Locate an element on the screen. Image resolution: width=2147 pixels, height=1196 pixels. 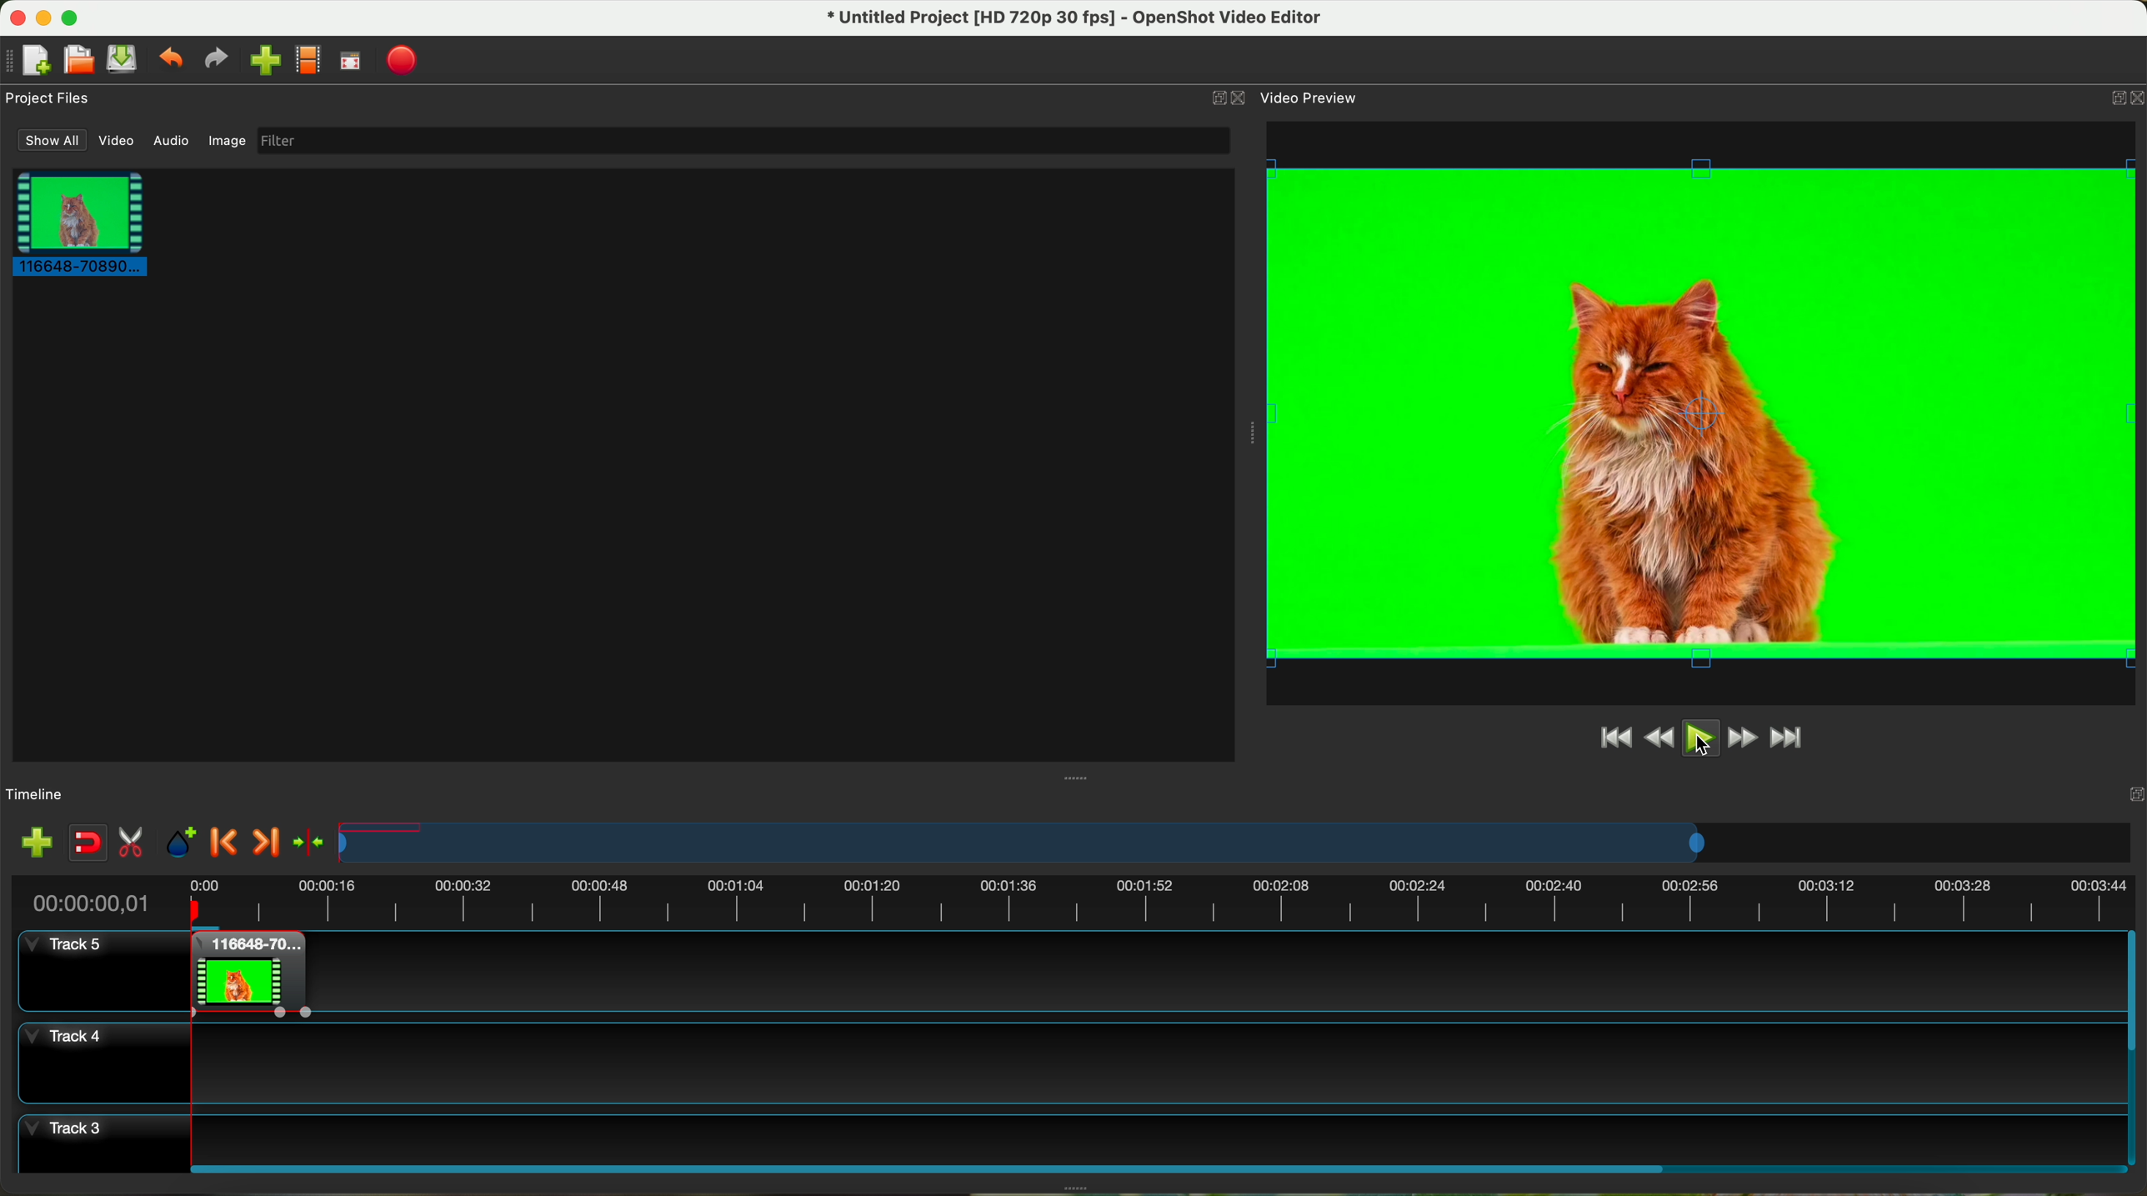
open project is located at coordinates (81, 59).